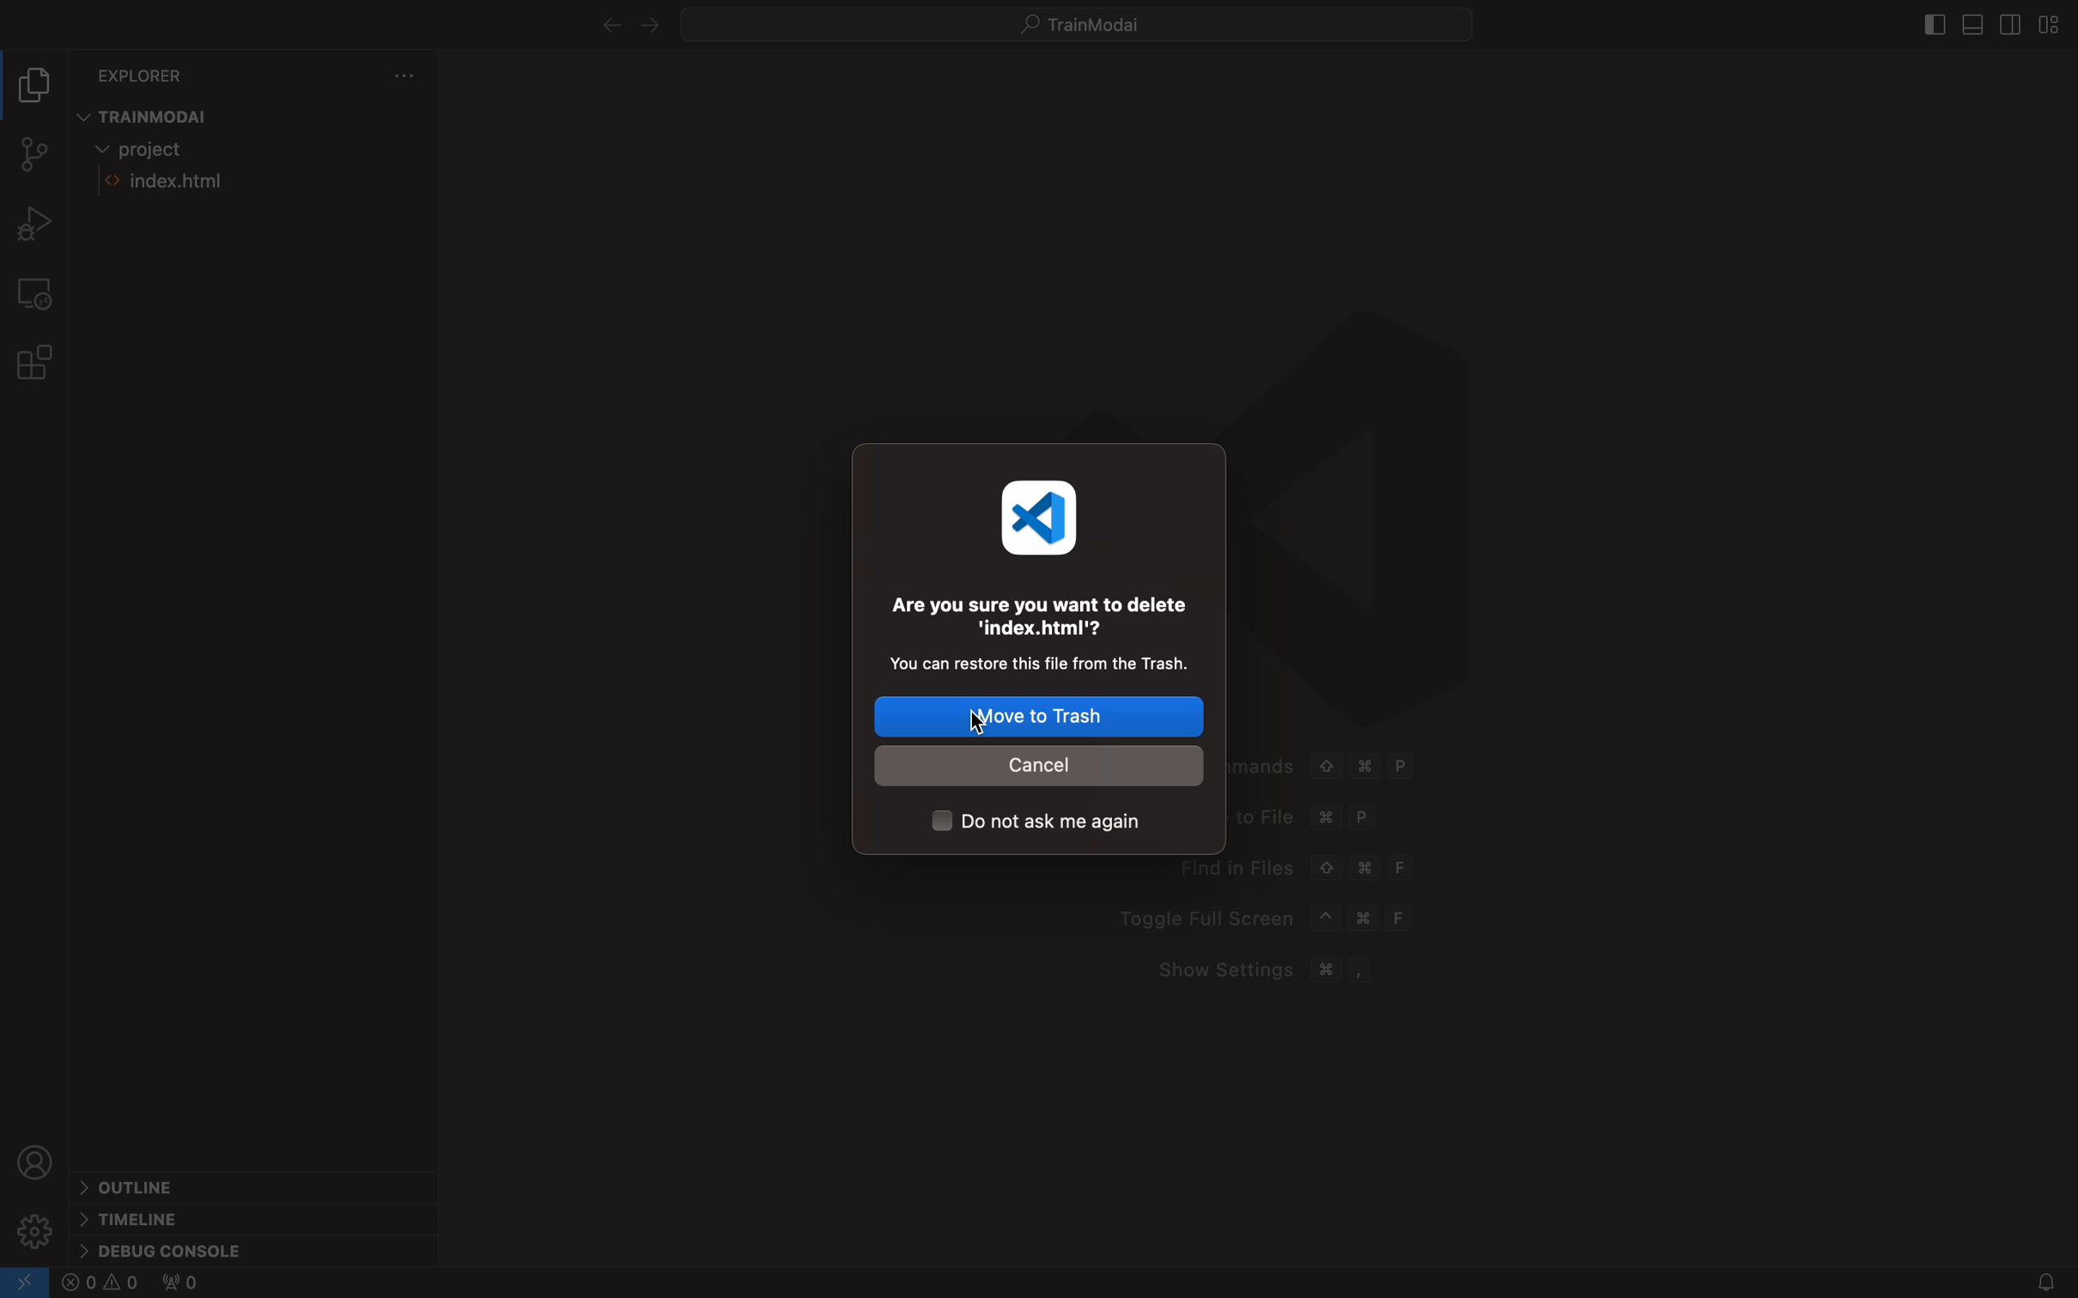 This screenshot has width=2078, height=1298. I want to click on file explore, so click(37, 88).